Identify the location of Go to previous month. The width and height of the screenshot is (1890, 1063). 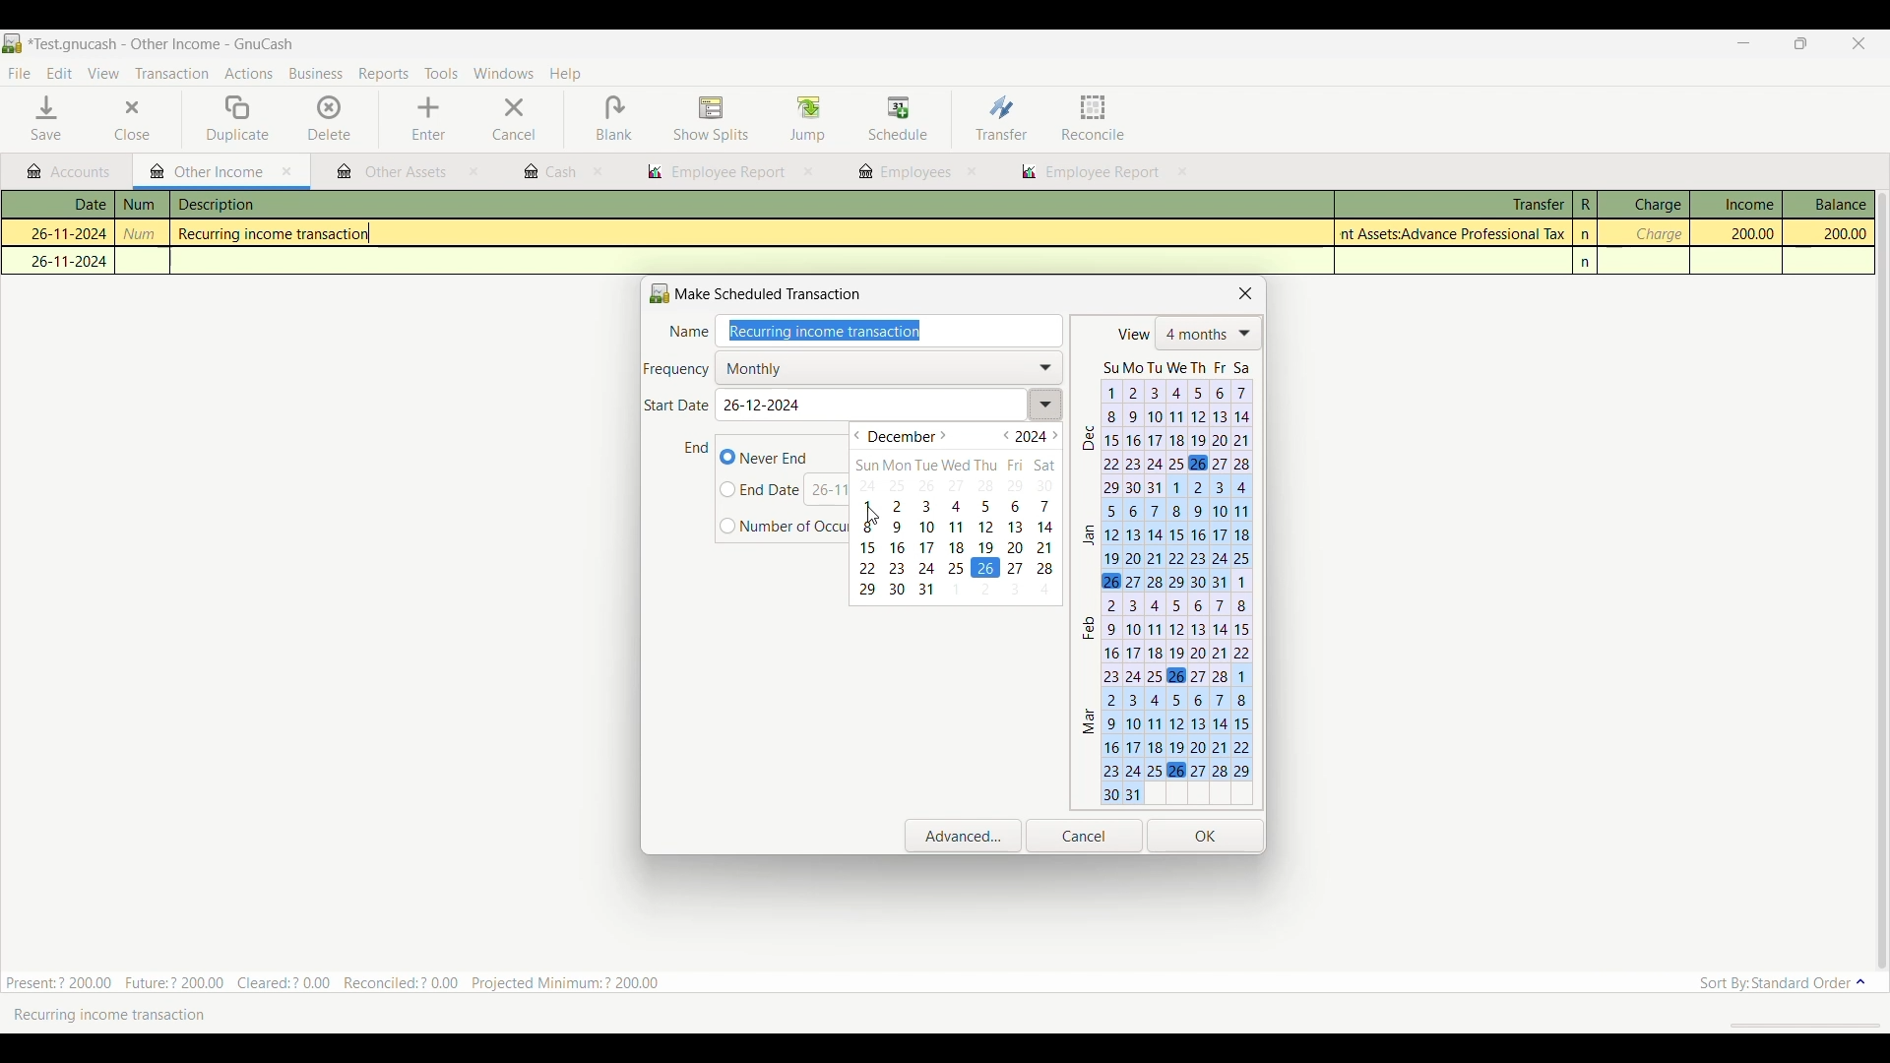
(856, 436).